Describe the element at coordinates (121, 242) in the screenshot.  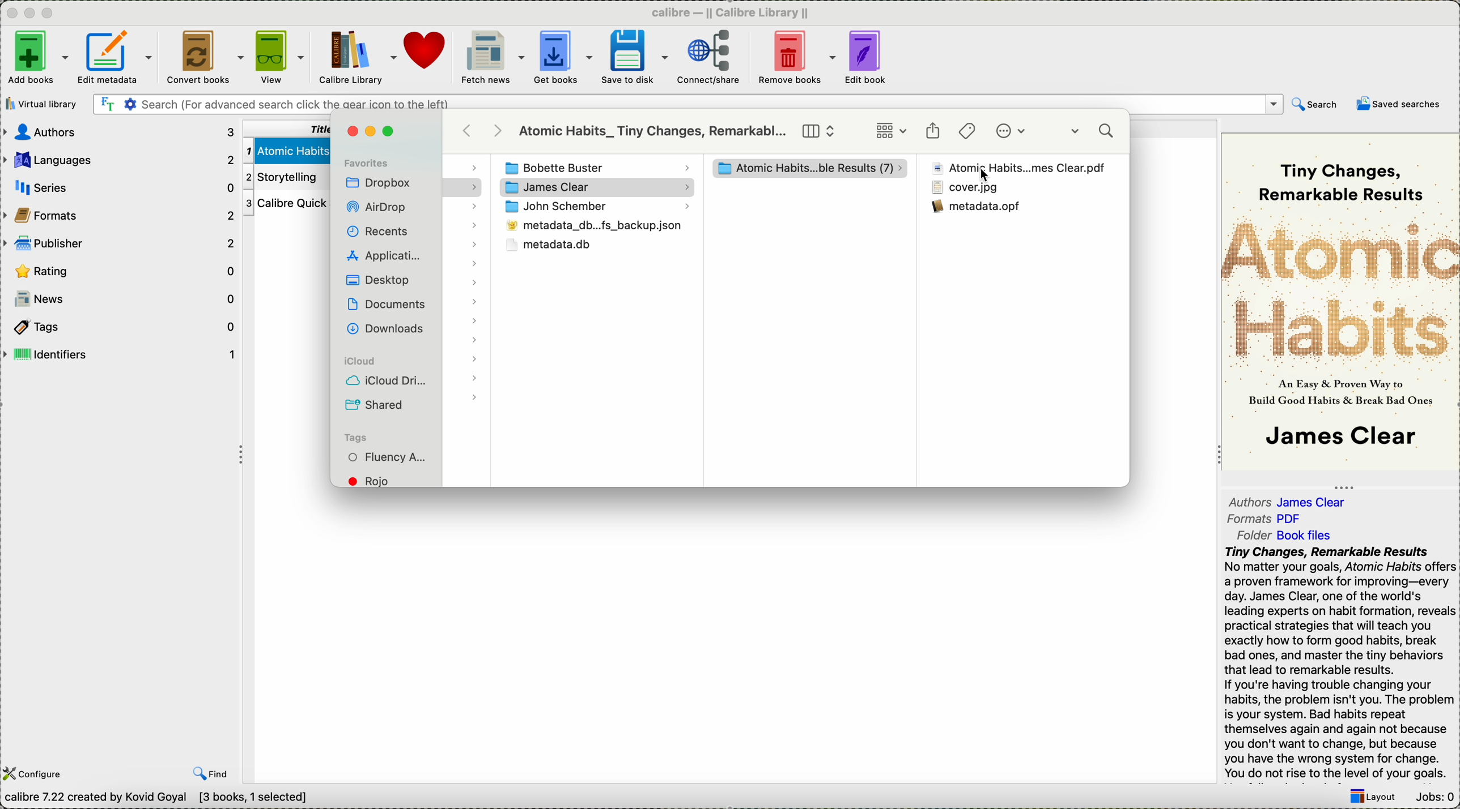
I see `publisher` at that location.